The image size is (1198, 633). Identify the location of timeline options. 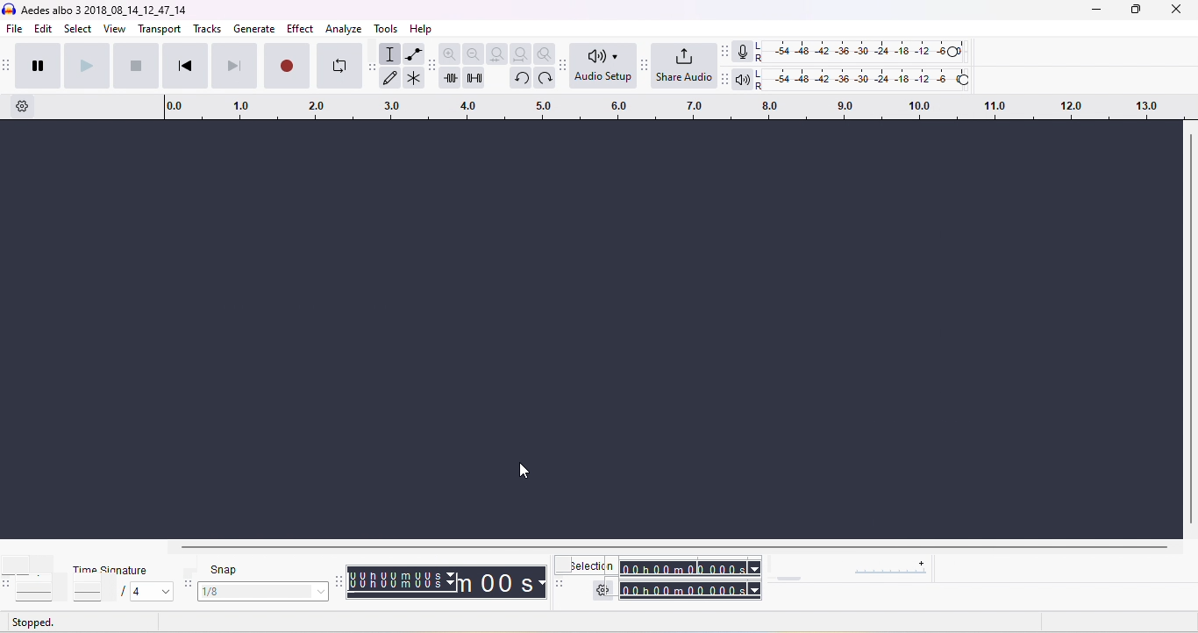
(23, 106).